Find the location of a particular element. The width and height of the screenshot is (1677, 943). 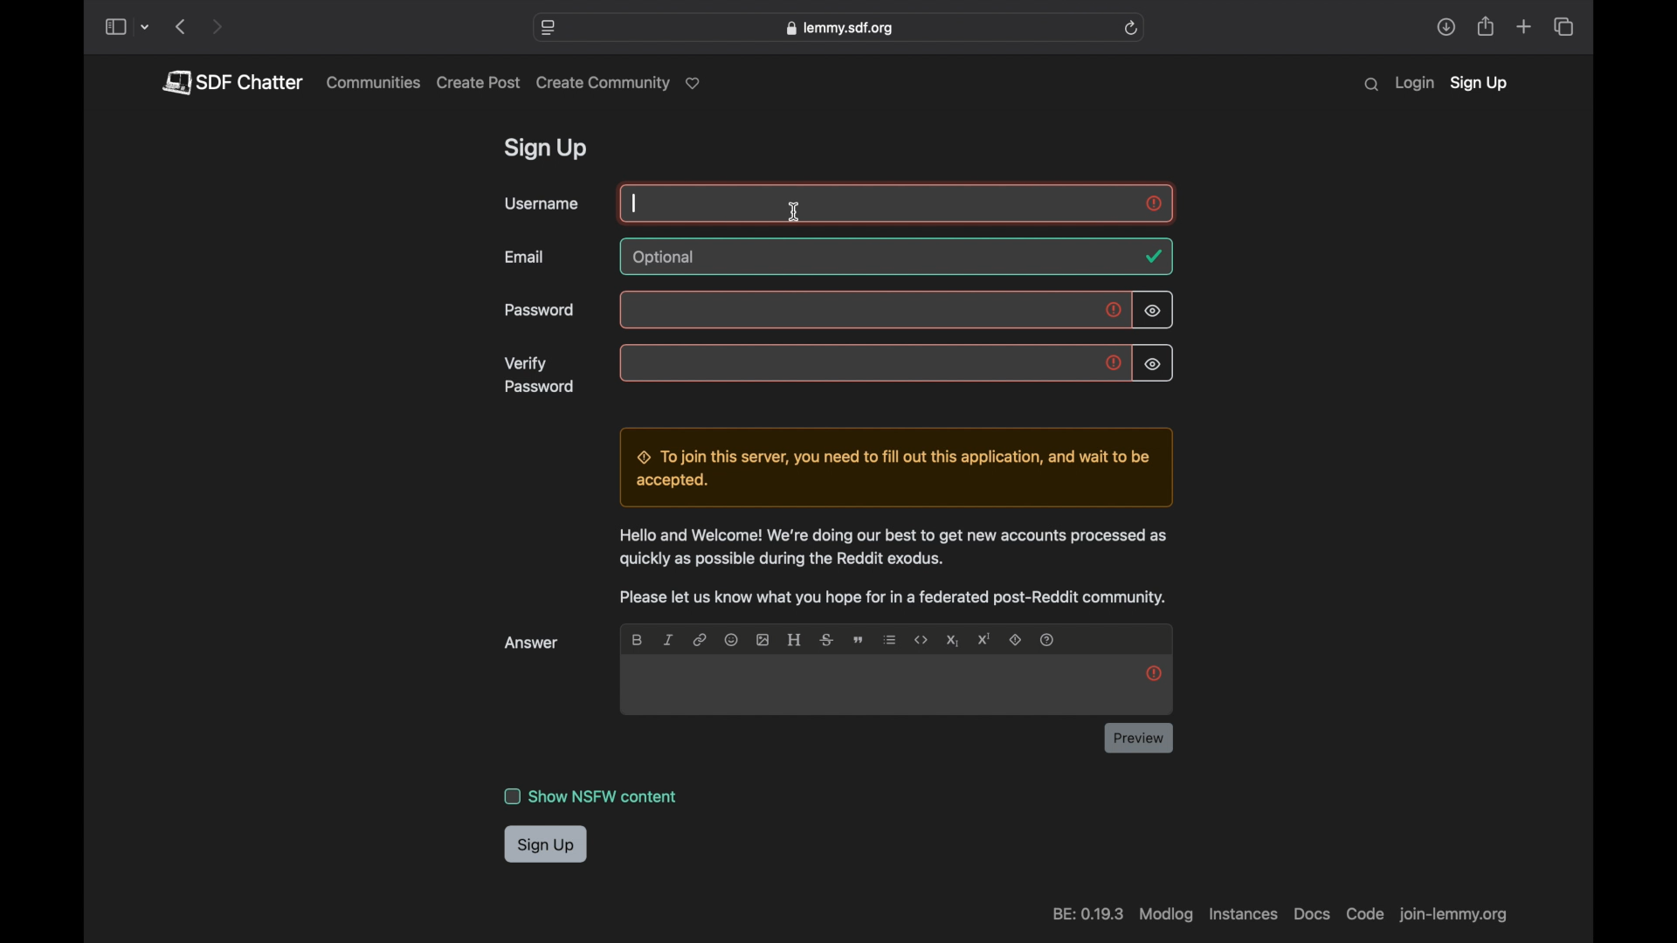

quote is located at coordinates (860, 640).